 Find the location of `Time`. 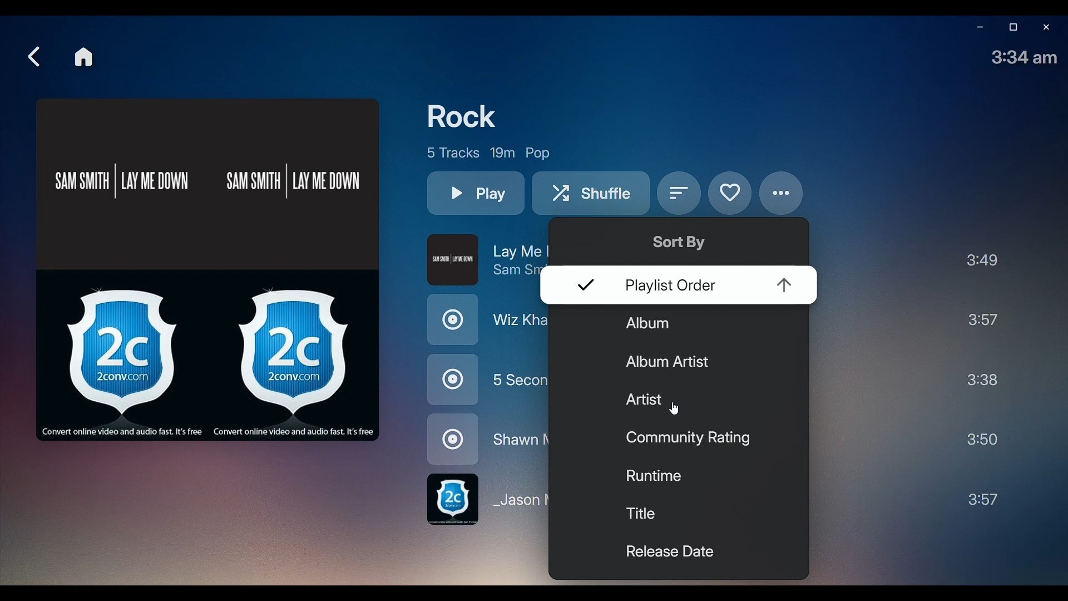

Time is located at coordinates (985, 380).